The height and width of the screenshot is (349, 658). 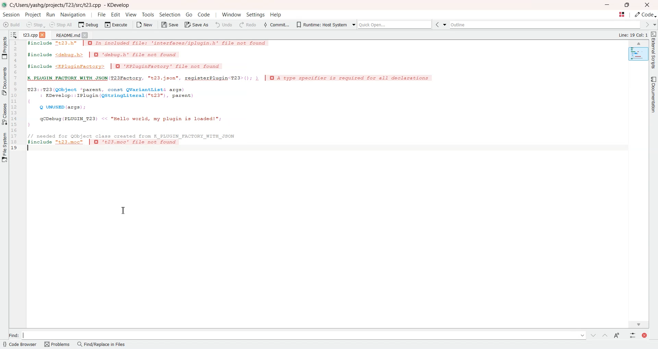 I want to click on Problems, so click(x=58, y=345).